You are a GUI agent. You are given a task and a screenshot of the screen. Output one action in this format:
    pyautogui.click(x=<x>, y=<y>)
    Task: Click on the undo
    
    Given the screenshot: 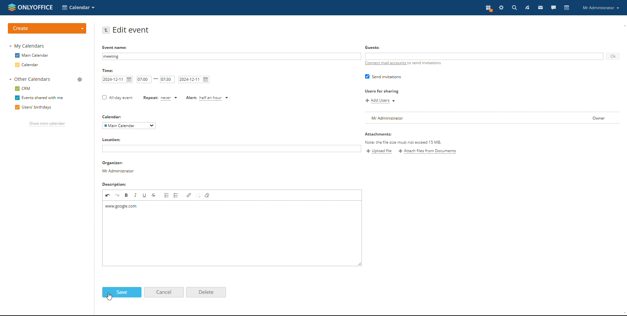 What is the action you would take?
    pyautogui.click(x=108, y=195)
    